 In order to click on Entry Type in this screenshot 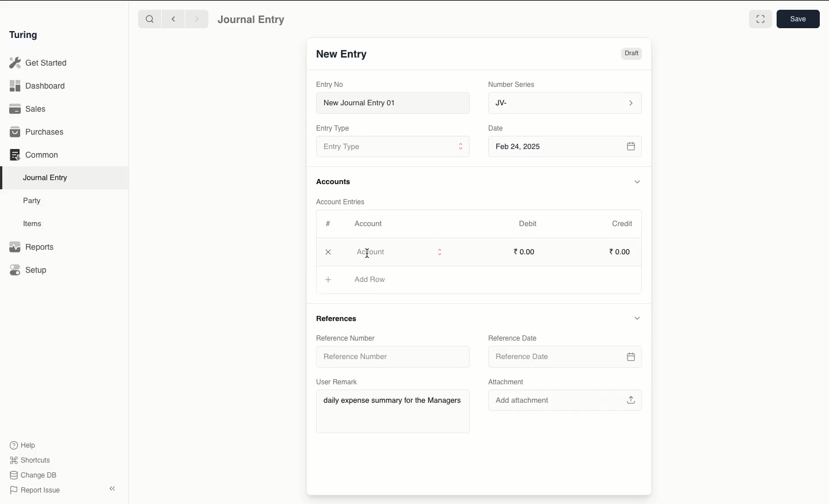, I will do `click(333, 128)`.